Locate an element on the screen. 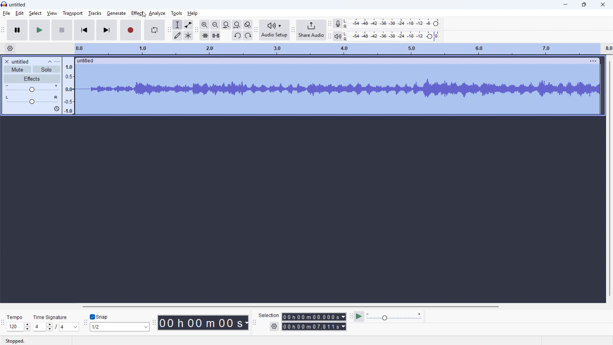 Image resolution: width=613 pixels, height=345 pixels. Playback metre toolbar  is located at coordinates (329, 37).